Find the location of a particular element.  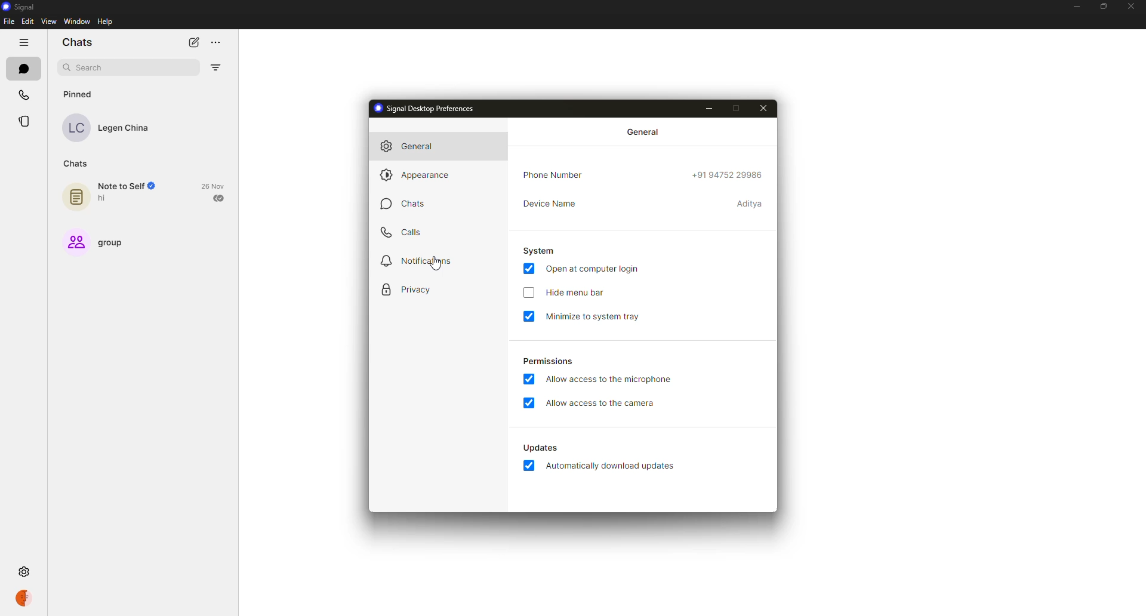

chats is located at coordinates (77, 42).